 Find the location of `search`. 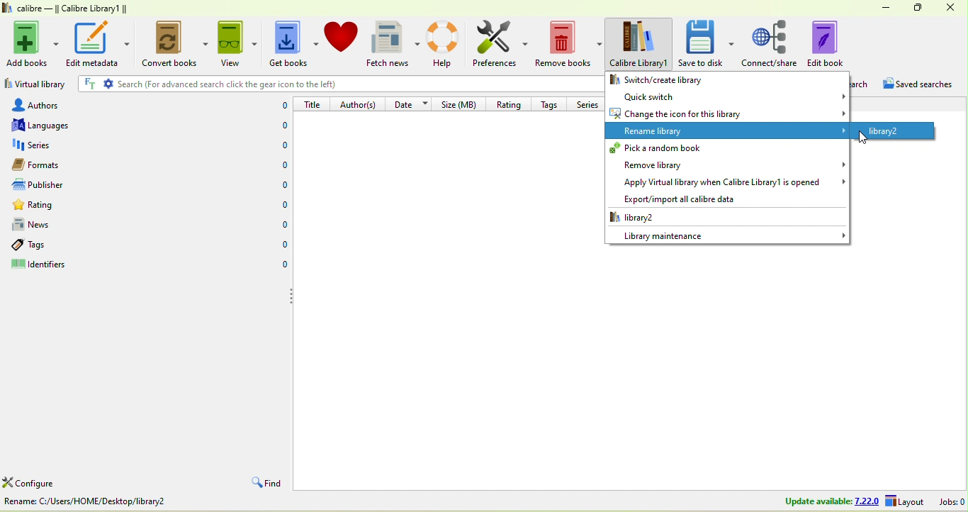

search is located at coordinates (862, 85).